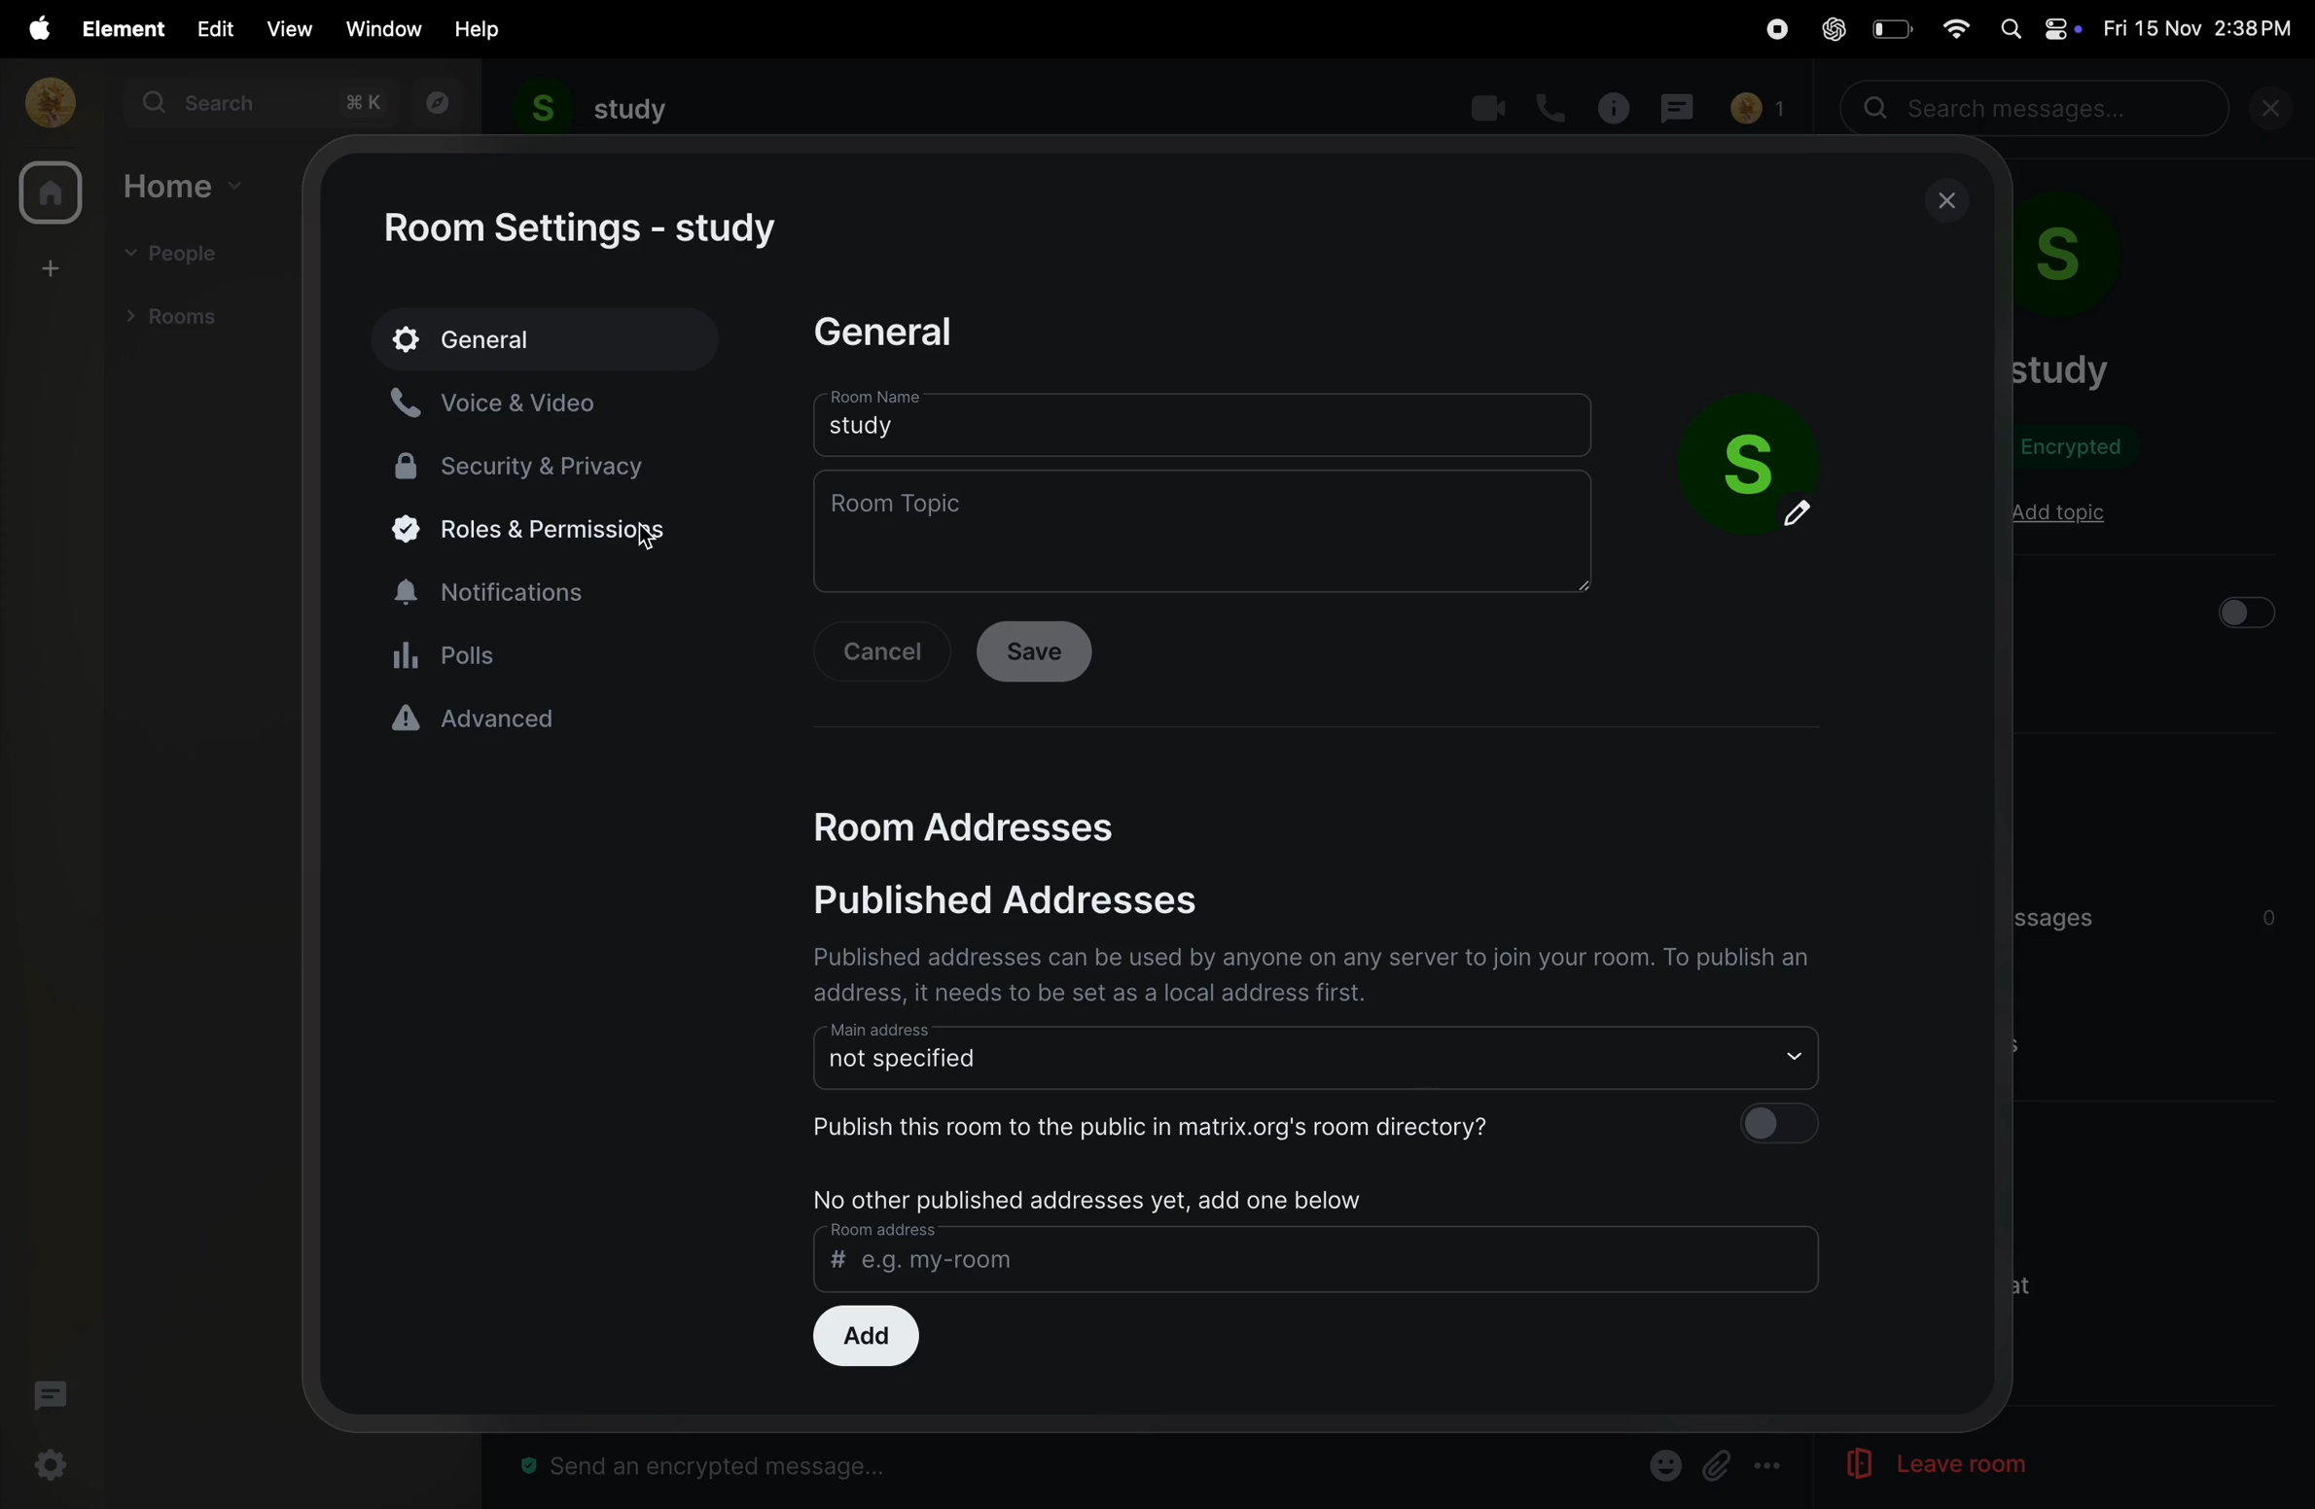 The height and width of the screenshot is (1509, 2315). What do you see at coordinates (587, 229) in the screenshot?
I see `room settings -study` at bounding box center [587, 229].